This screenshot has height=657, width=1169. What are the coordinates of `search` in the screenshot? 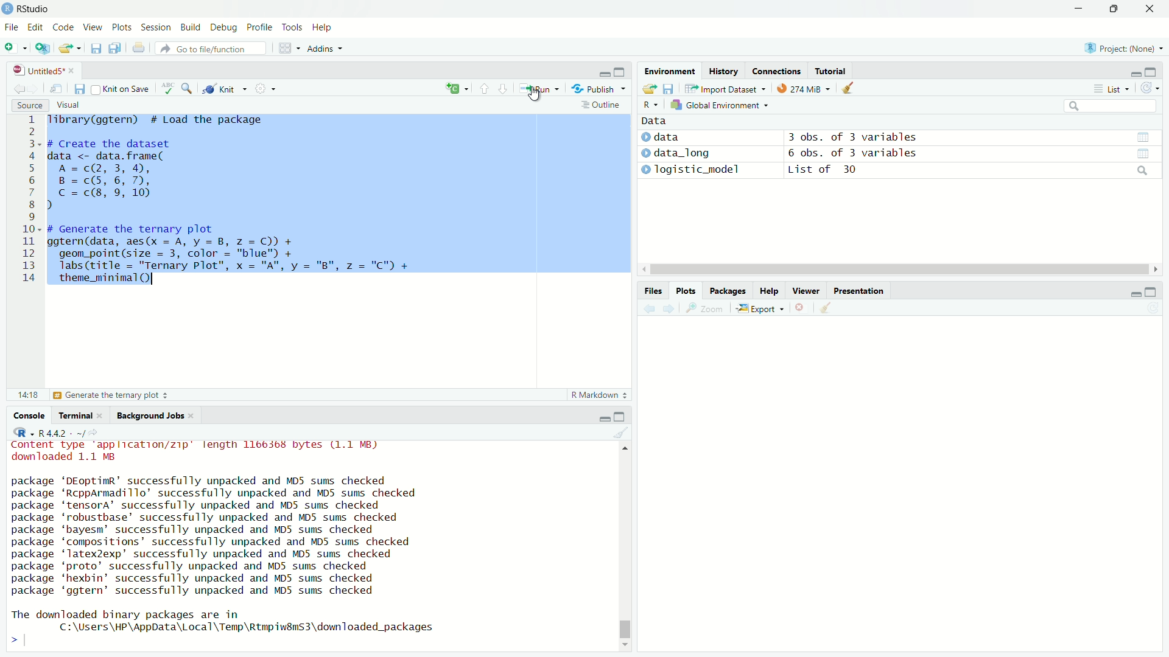 It's located at (1109, 107).